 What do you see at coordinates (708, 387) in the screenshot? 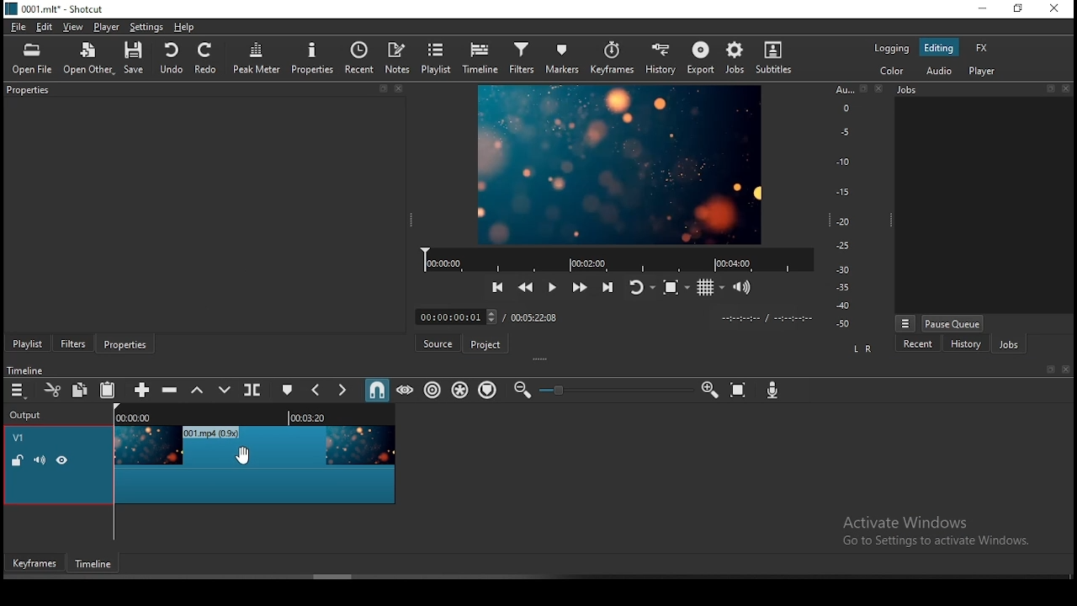
I see `zoom timeline In` at bounding box center [708, 387].